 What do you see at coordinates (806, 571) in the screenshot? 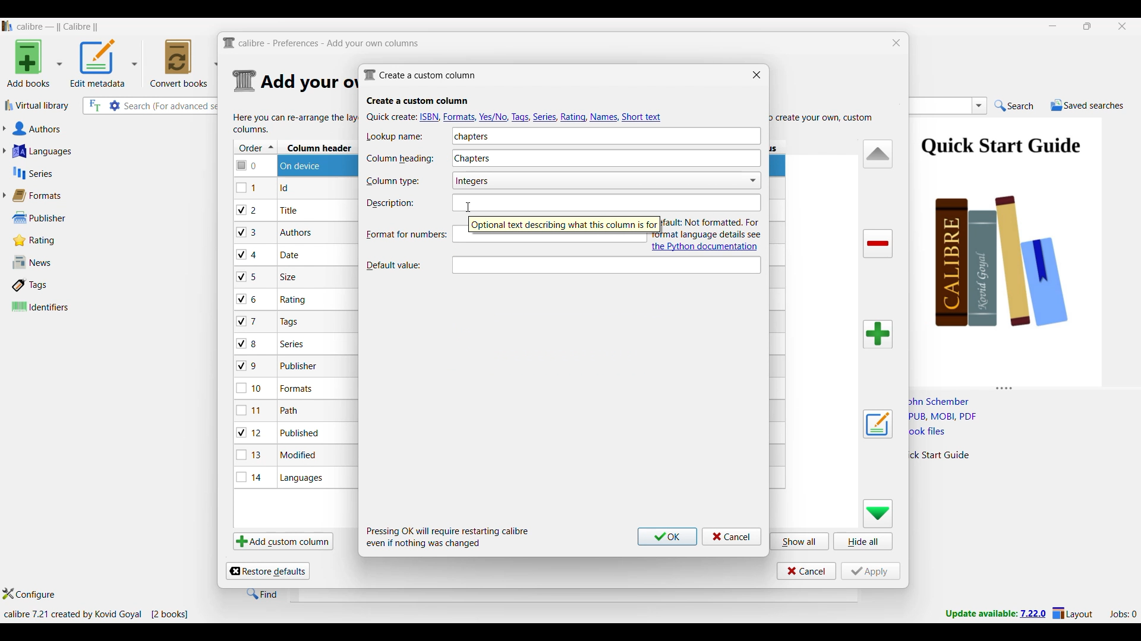
I see `Cancel` at bounding box center [806, 571].